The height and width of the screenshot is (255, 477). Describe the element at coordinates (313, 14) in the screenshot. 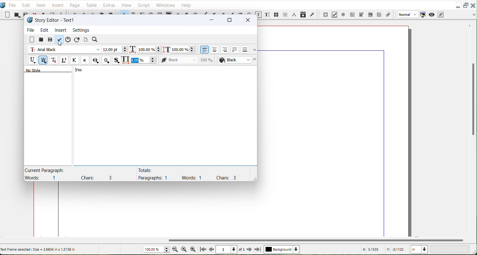

I see `Eye Dropper` at that location.